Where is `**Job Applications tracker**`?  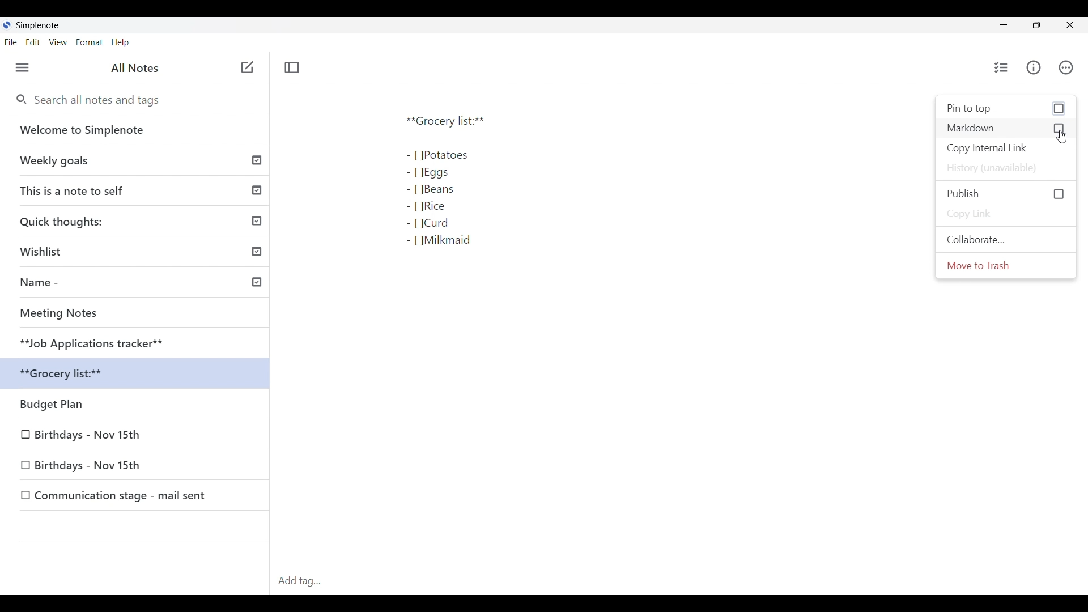 **Job Applications tracker** is located at coordinates (138, 344).